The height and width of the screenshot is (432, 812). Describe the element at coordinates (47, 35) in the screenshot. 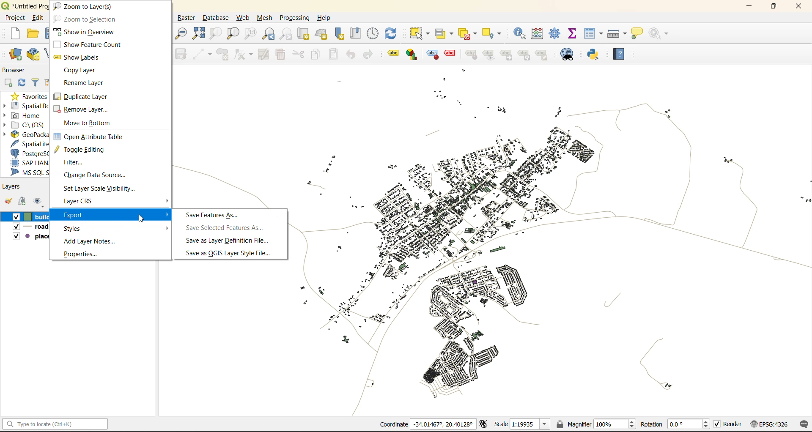

I see `save` at that location.